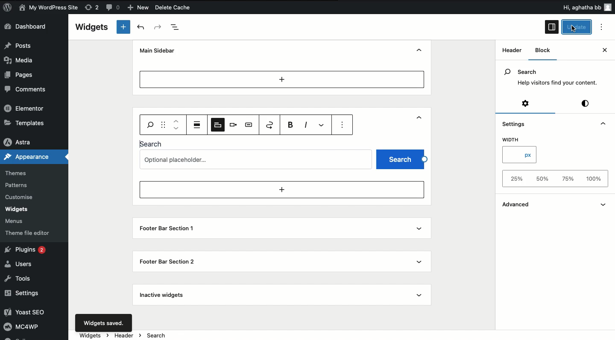  Describe the element at coordinates (114, 9) in the screenshot. I see `` at that location.